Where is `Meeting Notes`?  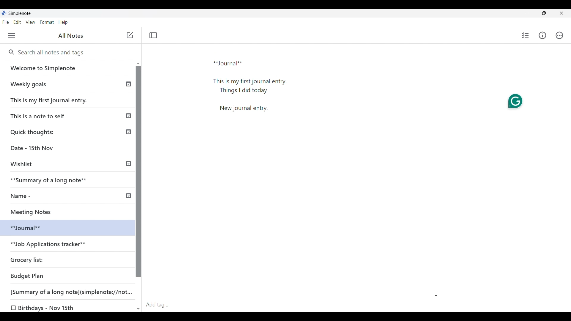
Meeting Notes is located at coordinates (38, 211).